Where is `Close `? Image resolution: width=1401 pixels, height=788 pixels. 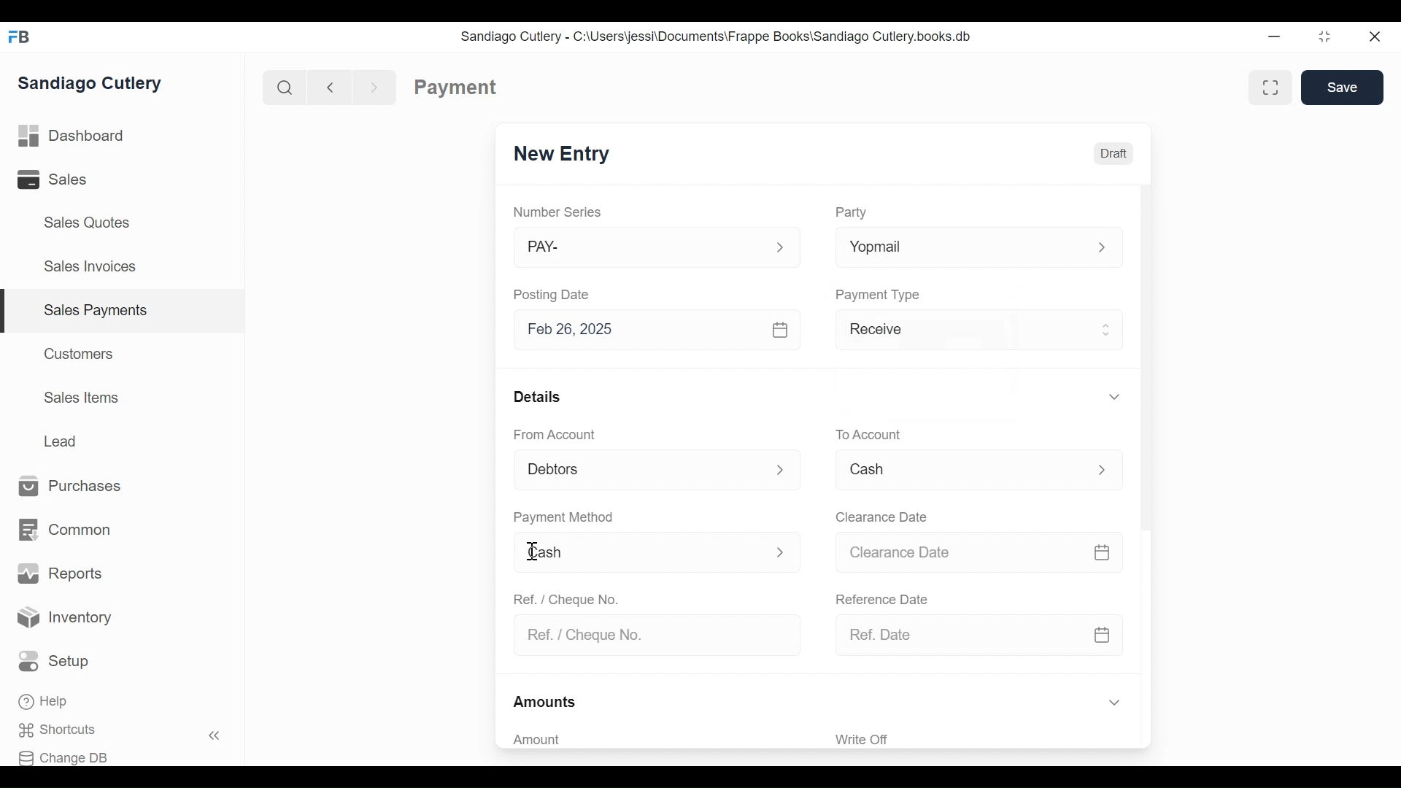 Close  is located at coordinates (1376, 36).